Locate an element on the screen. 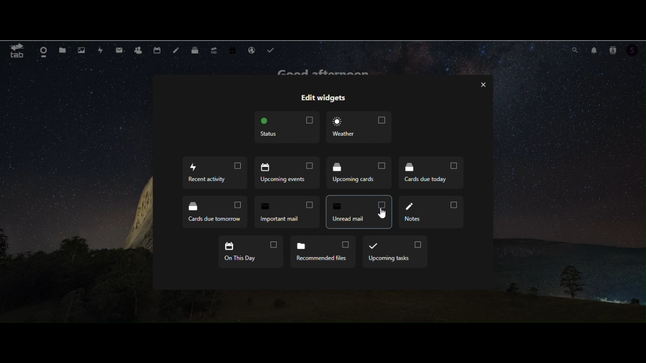 The height and width of the screenshot is (363, 646). Notes is located at coordinates (433, 211).